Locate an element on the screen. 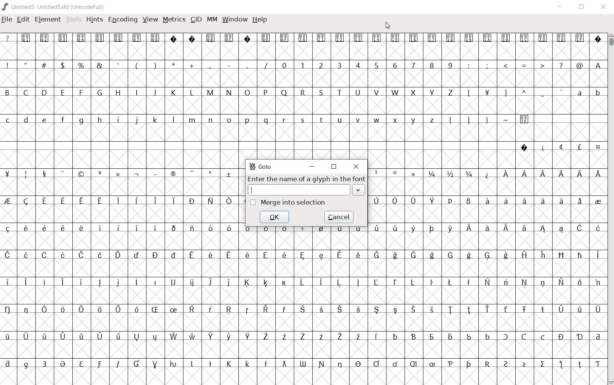 The width and height of the screenshot is (614, 385). 0 is located at coordinates (283, 65).